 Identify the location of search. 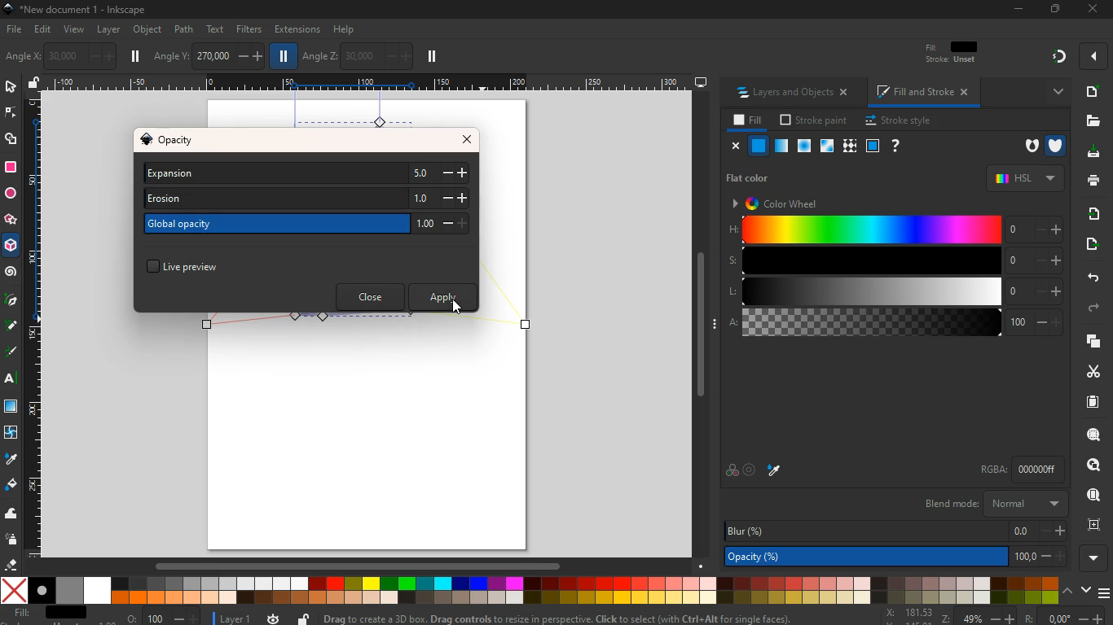
(1090, 436).